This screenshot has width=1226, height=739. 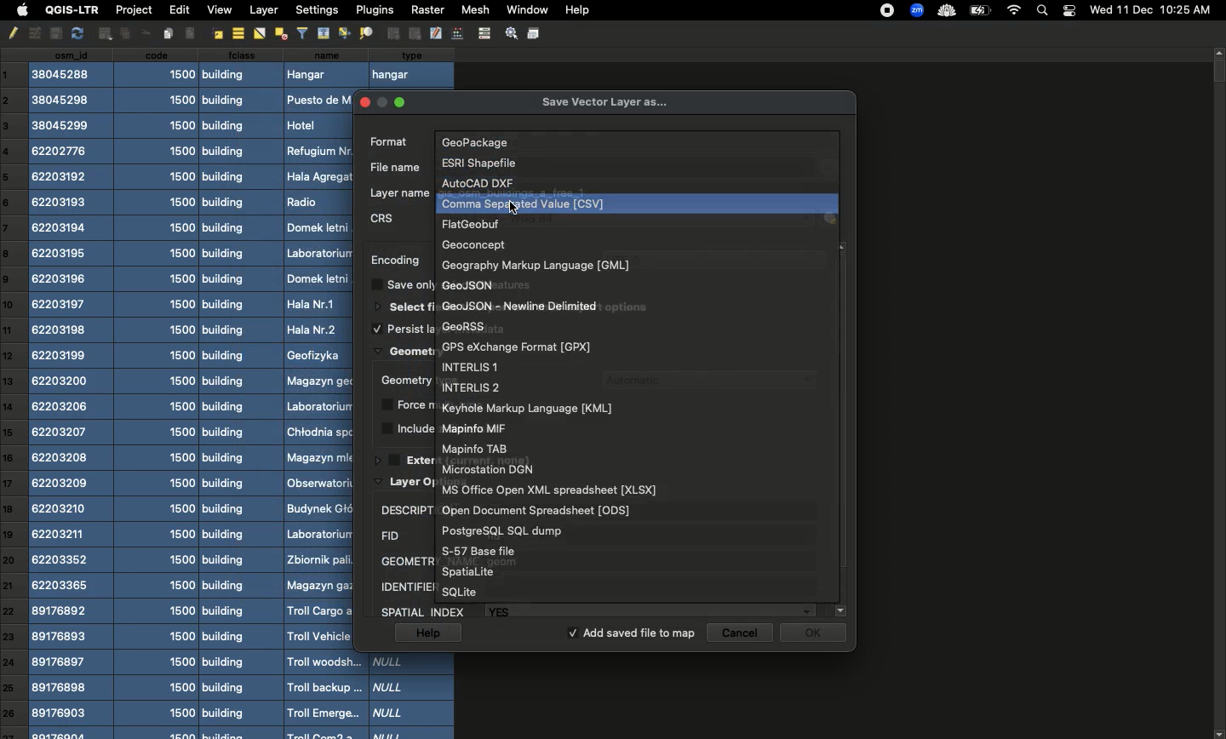 What do you see at coordinates (381, 105) in the screenshot?
I see `minimize` at bounding box center [381, 105].